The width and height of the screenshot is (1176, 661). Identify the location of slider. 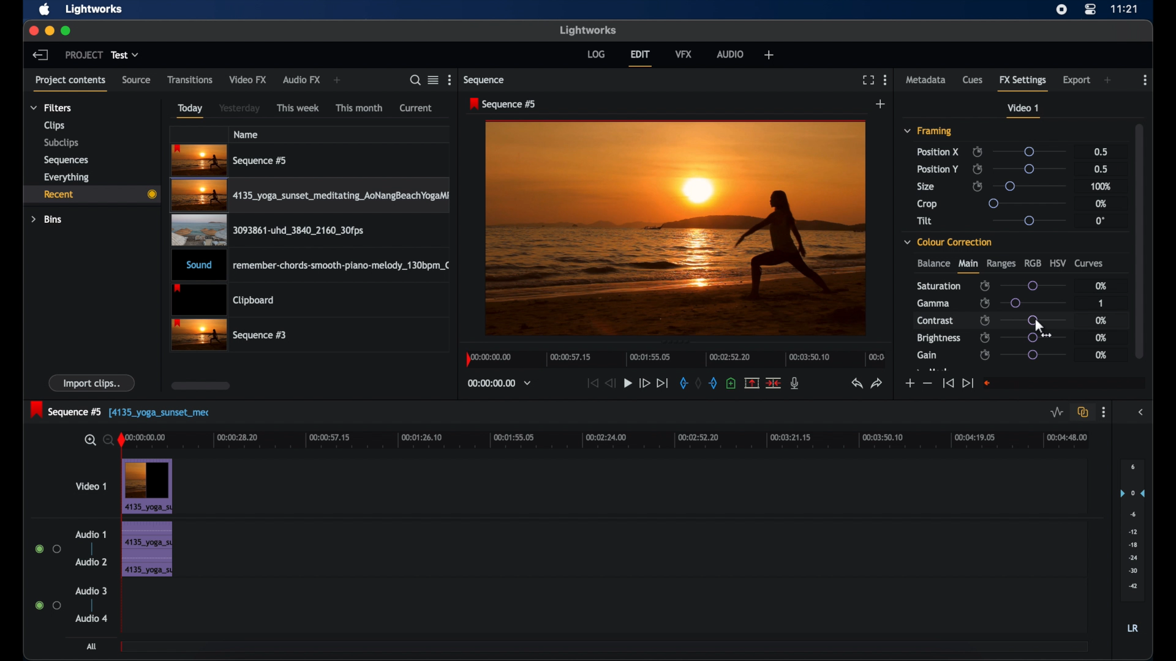
(1028, 220).